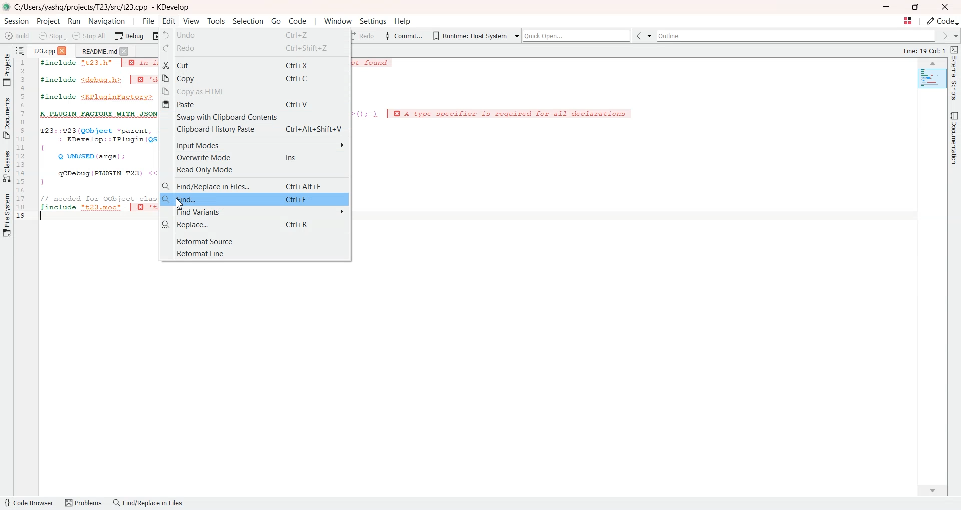 This screenshot has width=961, height=510. I want to click on Commit, so click(403, 35).